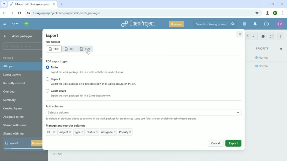  I want to click on Normal, so click(263, 66).